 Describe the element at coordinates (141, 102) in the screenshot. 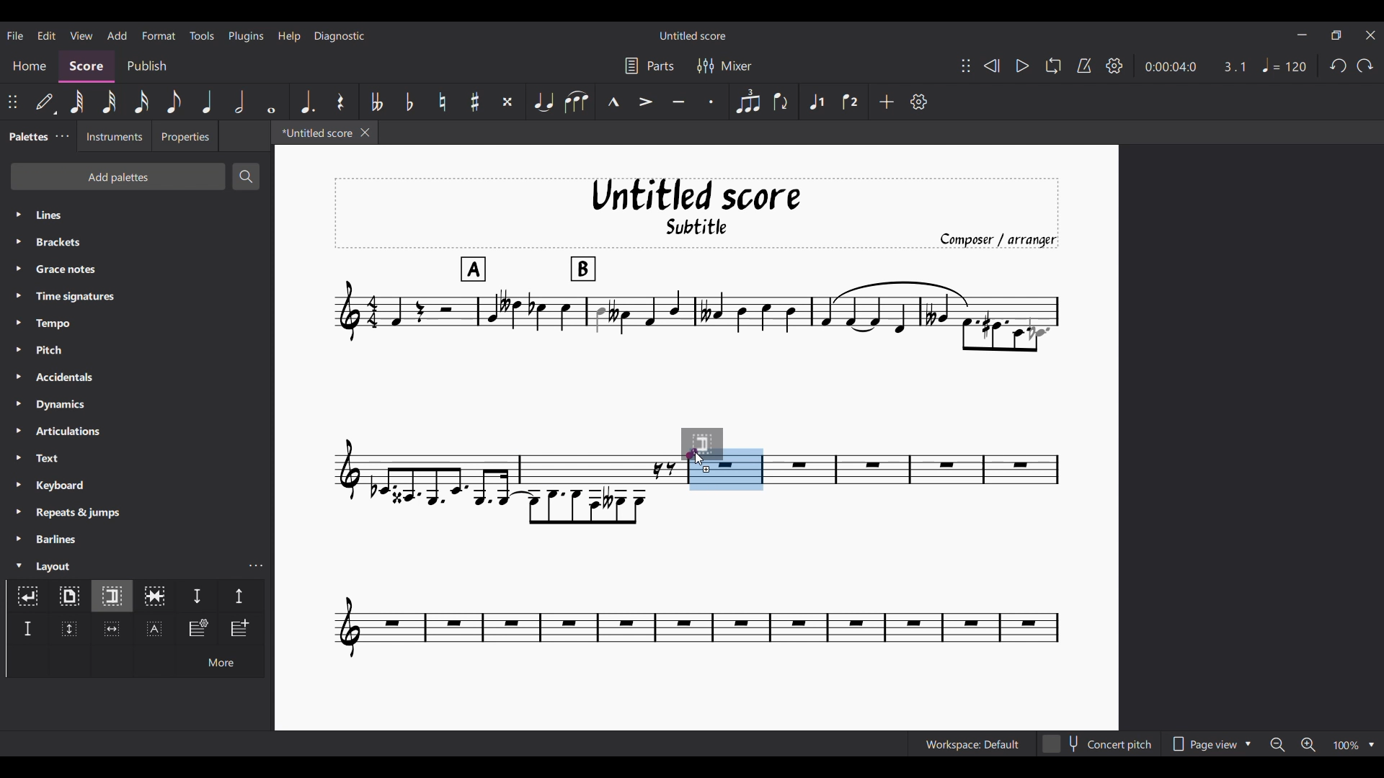

I see `16th note` at that location.